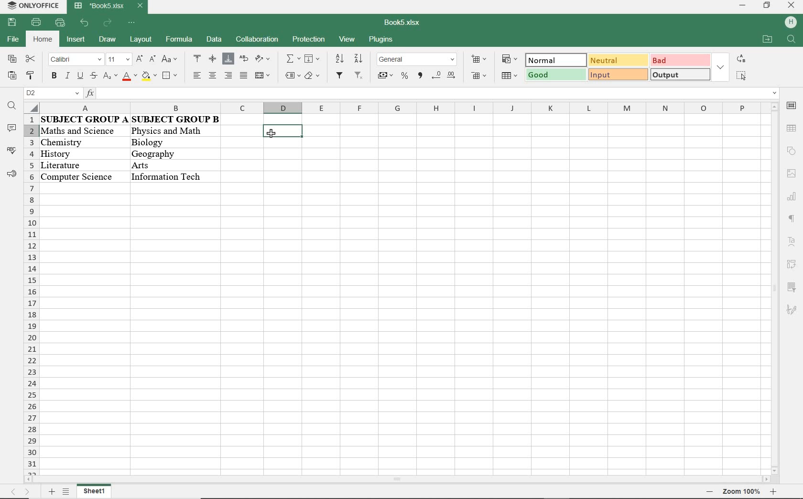  Describe the element at coordinates (213, 59) in the screenshot. I see `align middle` at that location.